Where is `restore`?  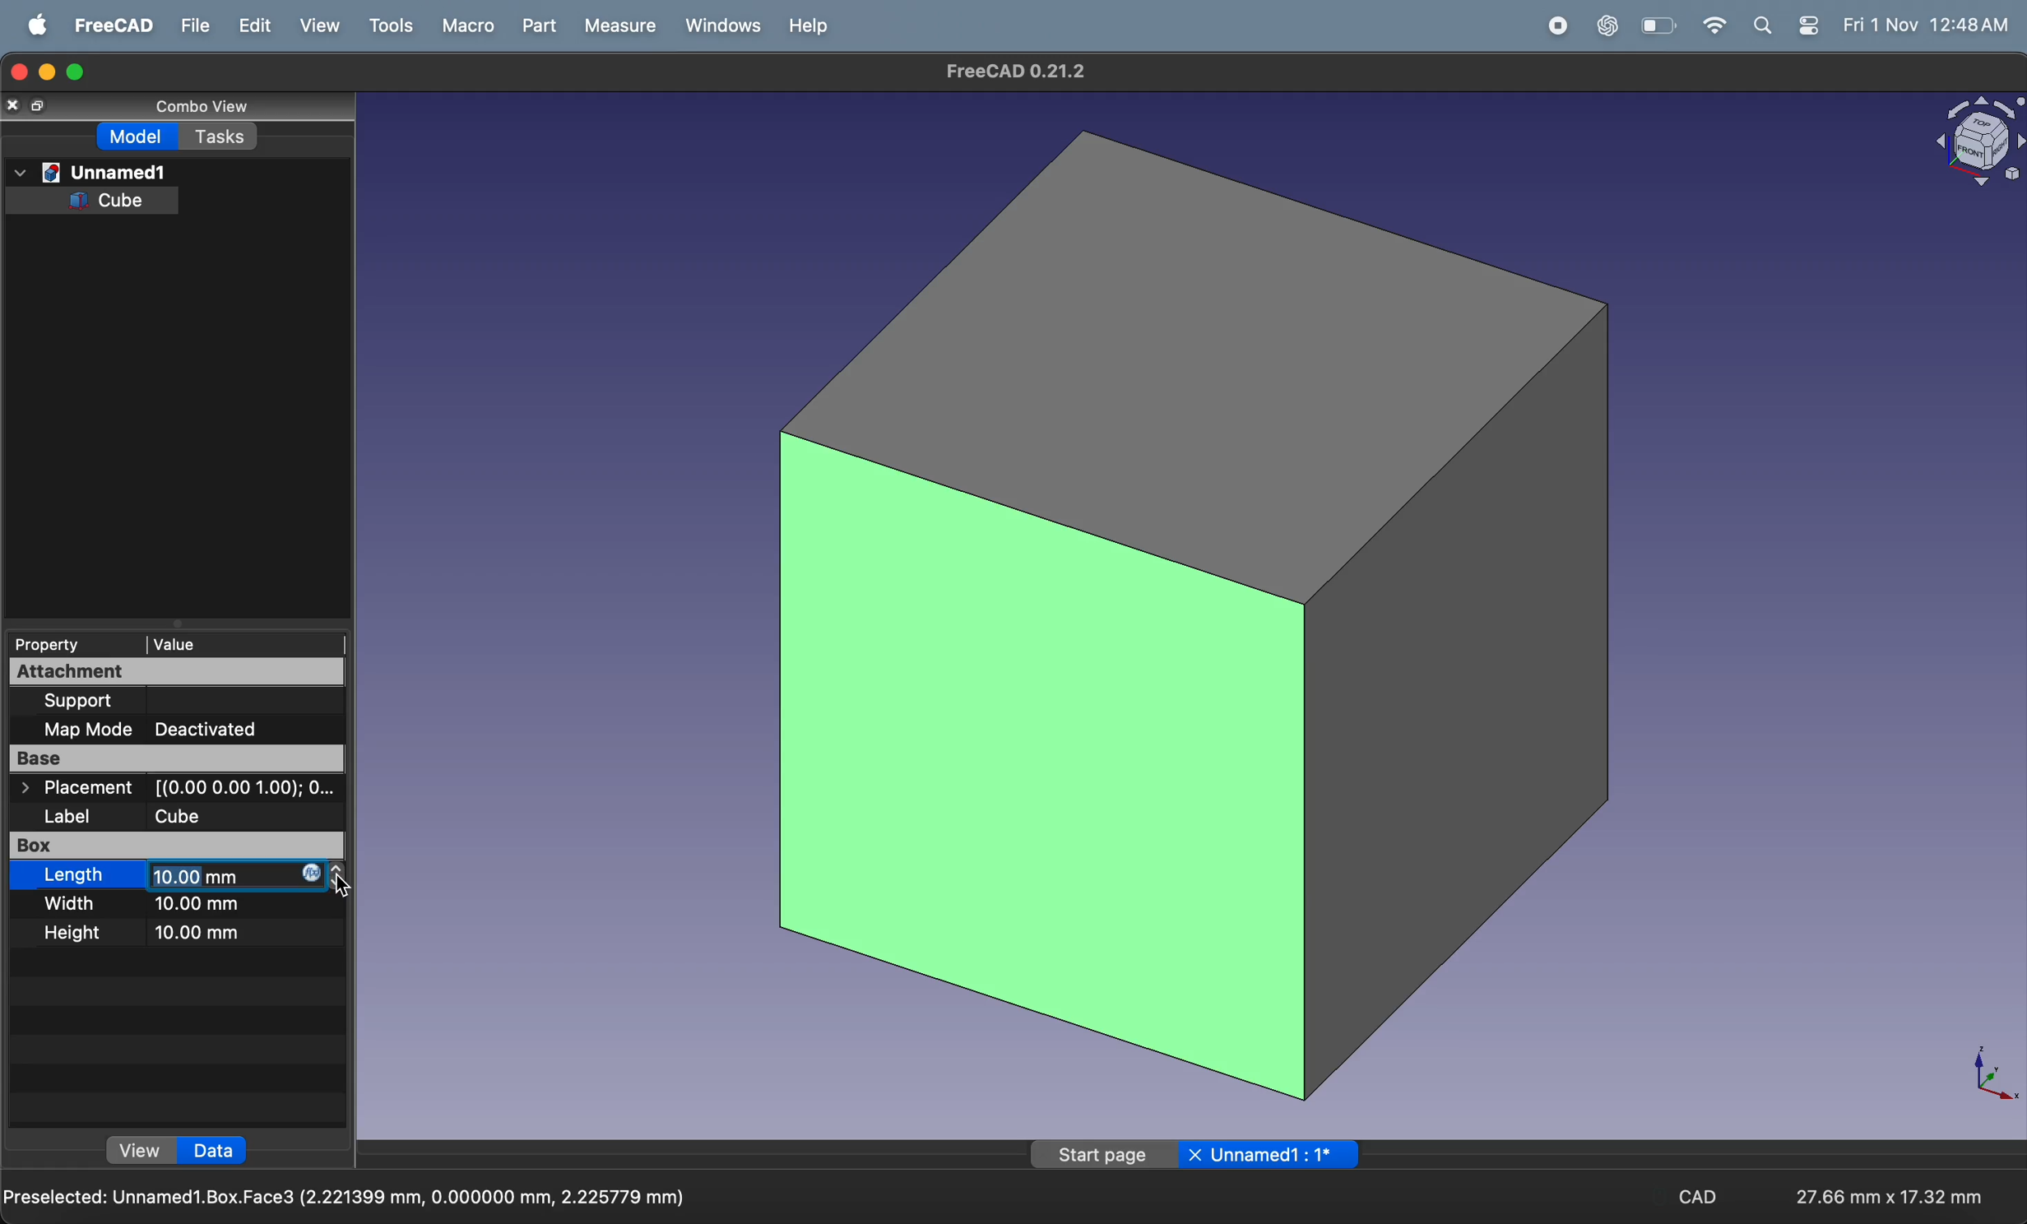 restore is located at coordinates (39, 108).